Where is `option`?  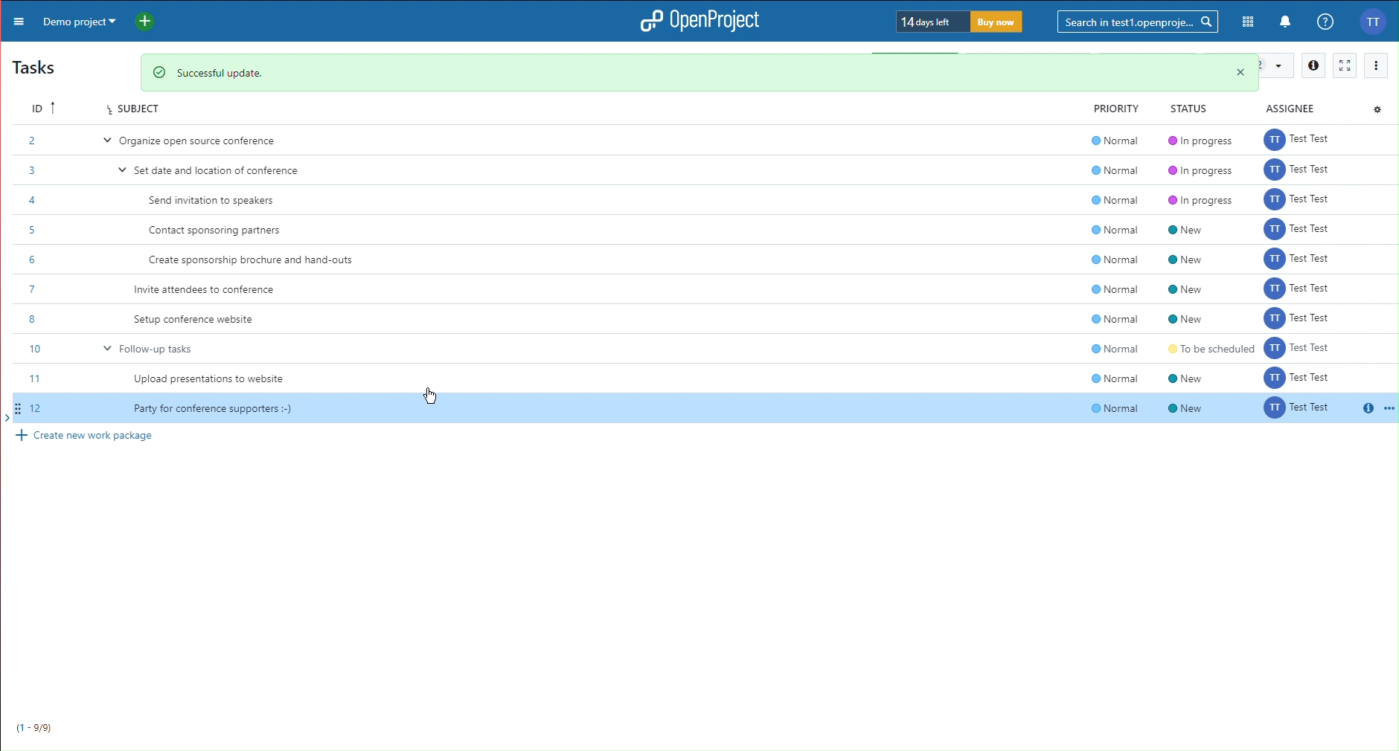 option is located at coordinates (1387, 409).